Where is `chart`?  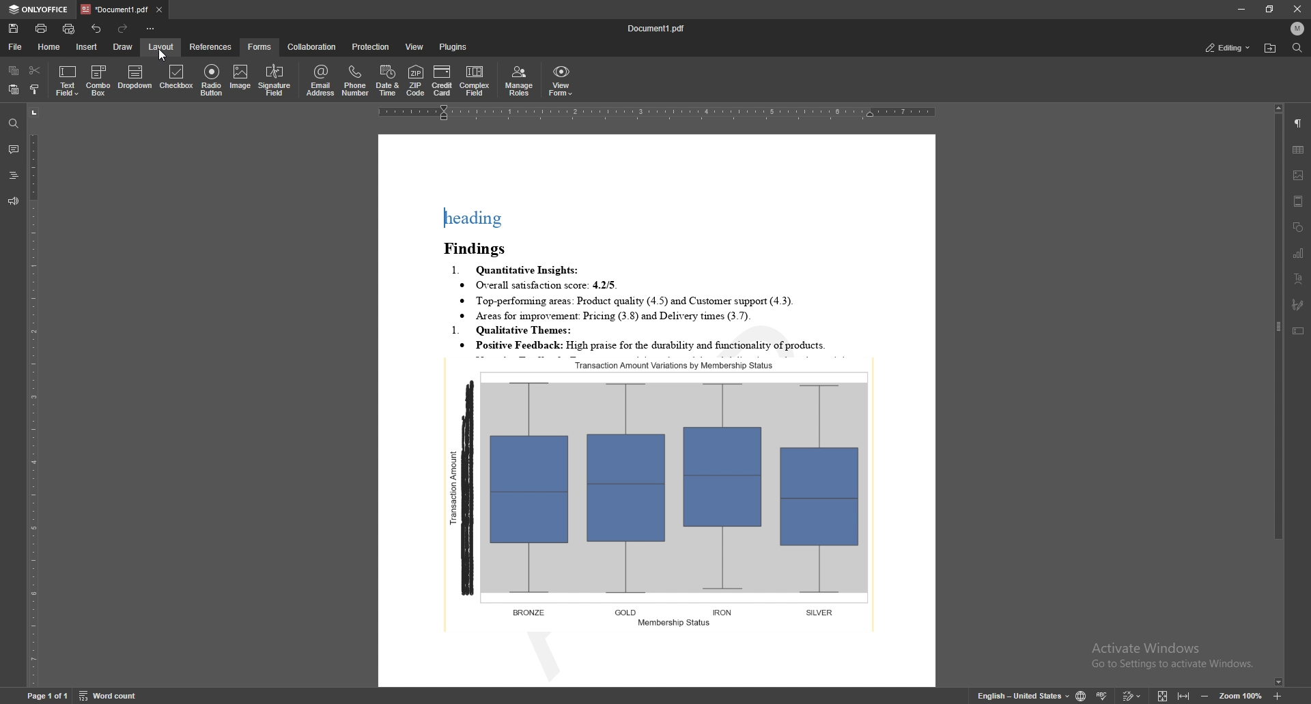 chart is located at coordinates (1299, 253).